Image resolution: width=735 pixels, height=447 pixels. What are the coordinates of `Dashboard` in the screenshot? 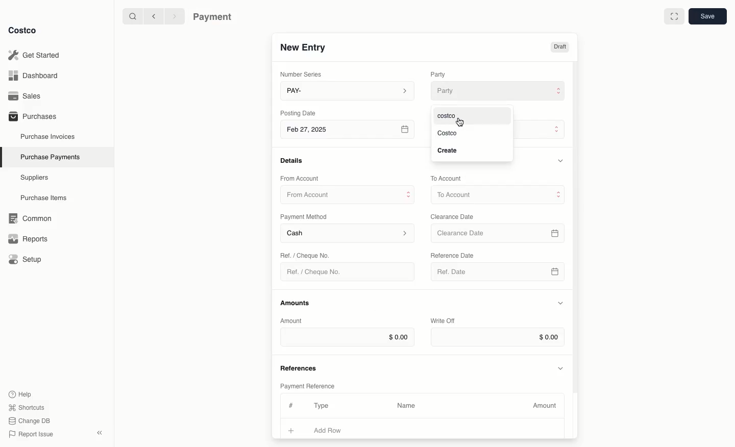 It's located at (36, 75).